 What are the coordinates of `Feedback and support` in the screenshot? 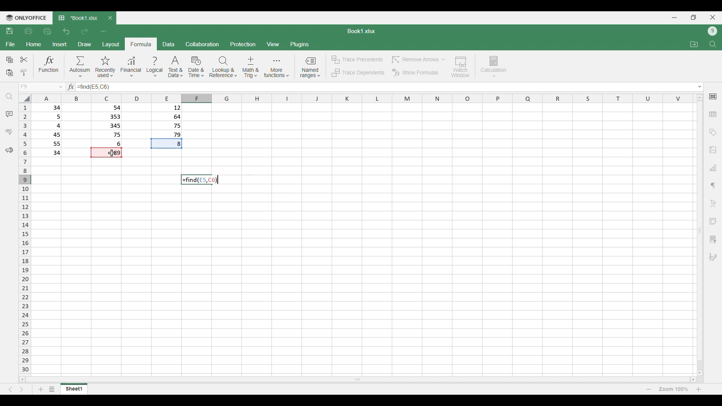 It's located at (9, 150).